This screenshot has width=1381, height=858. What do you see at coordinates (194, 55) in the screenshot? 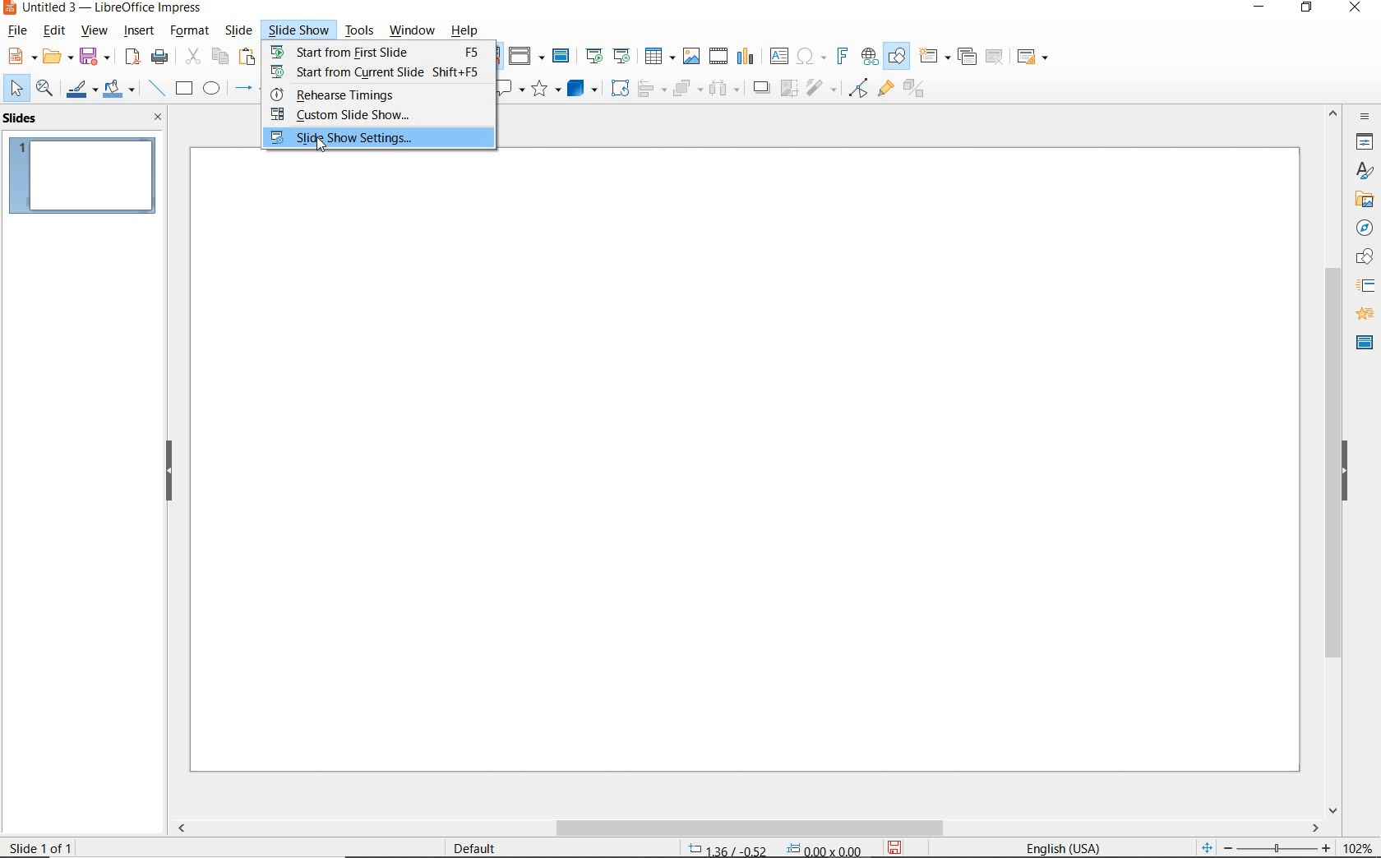
I see `CUT` at bounding box center [194, 55].